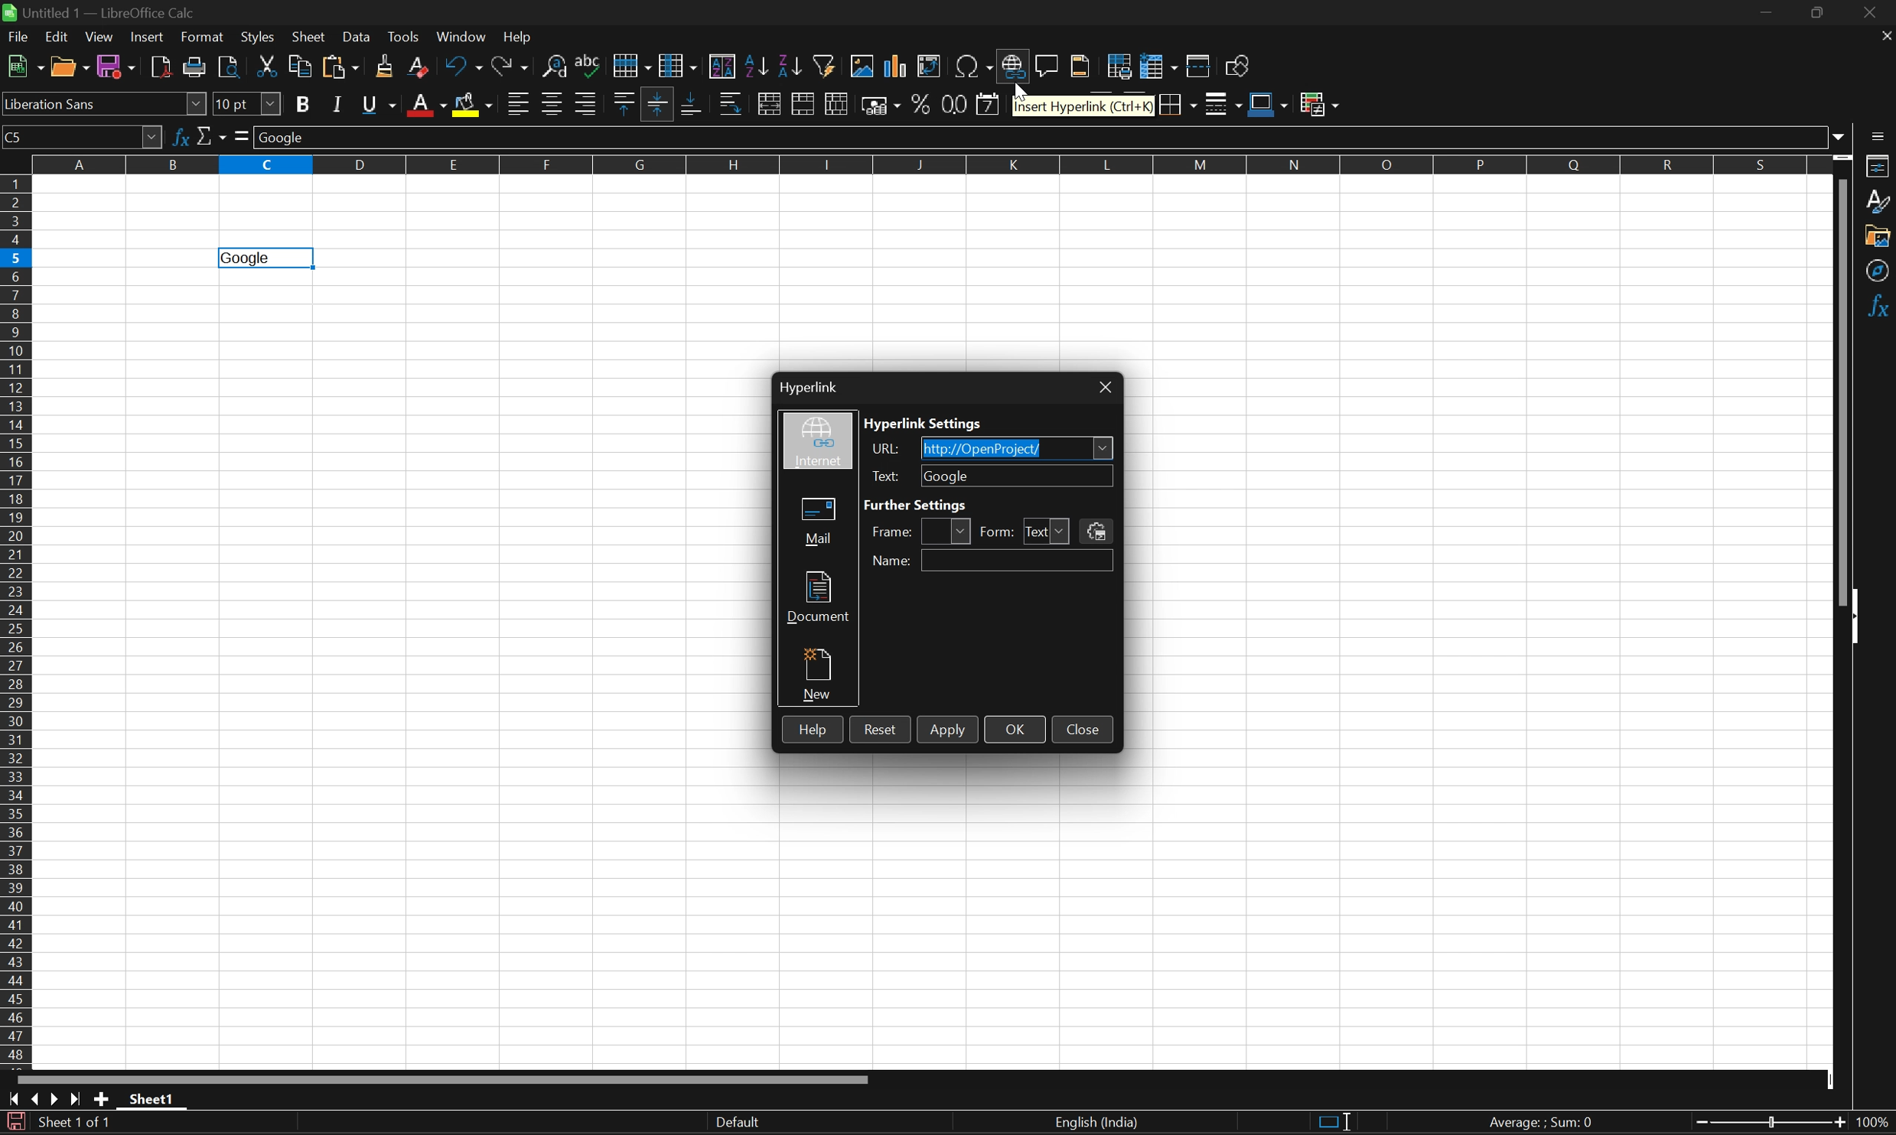  I want to click on Bold, so click(306, 104).